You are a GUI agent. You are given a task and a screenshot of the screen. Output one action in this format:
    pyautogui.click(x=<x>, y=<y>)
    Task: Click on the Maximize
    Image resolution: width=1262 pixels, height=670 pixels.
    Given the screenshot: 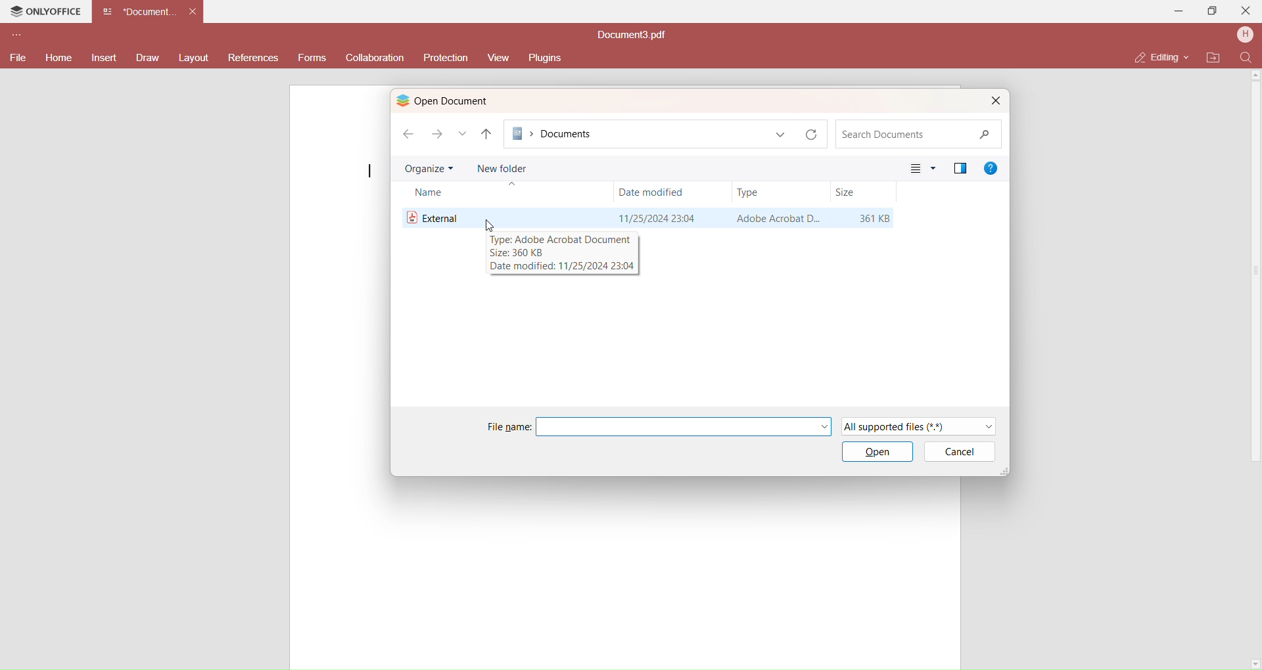 What is the action you would take?
    pyautogui.click(x=1213, y=13)
    